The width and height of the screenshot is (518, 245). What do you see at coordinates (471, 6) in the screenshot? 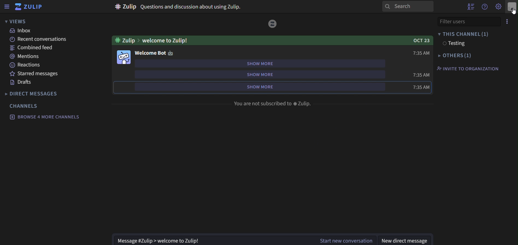
I see `hide user list` at bounding box center [471, 6].